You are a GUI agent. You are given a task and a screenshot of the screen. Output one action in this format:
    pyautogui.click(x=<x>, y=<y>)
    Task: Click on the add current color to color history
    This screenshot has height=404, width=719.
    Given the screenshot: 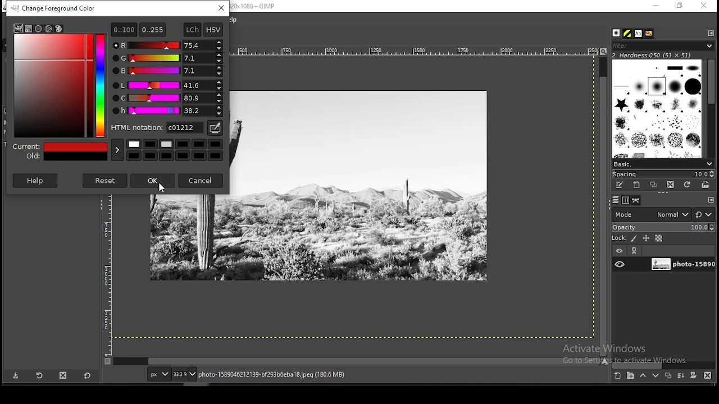 What is the action you would take?
    pyautogui.click(x=117, y=150)
    